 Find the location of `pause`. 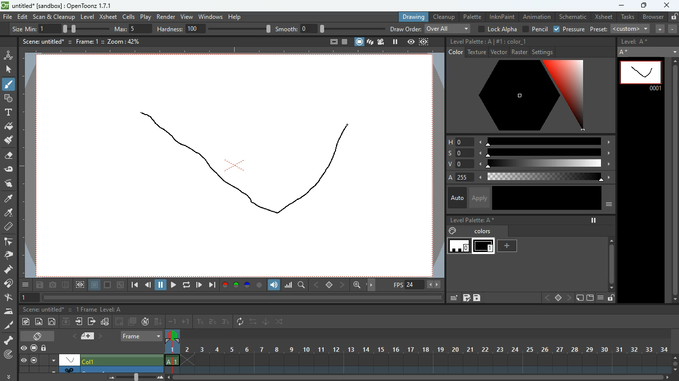

pause is located at coordinates (33, 360).